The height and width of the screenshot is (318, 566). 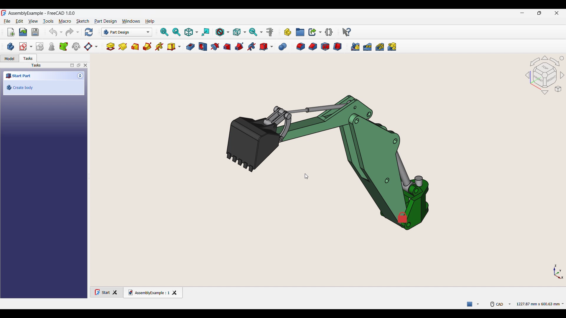 What do you see at coordinates (56, 32) in the screenshot?
I see `Undo` at bounding box center [56, 32].